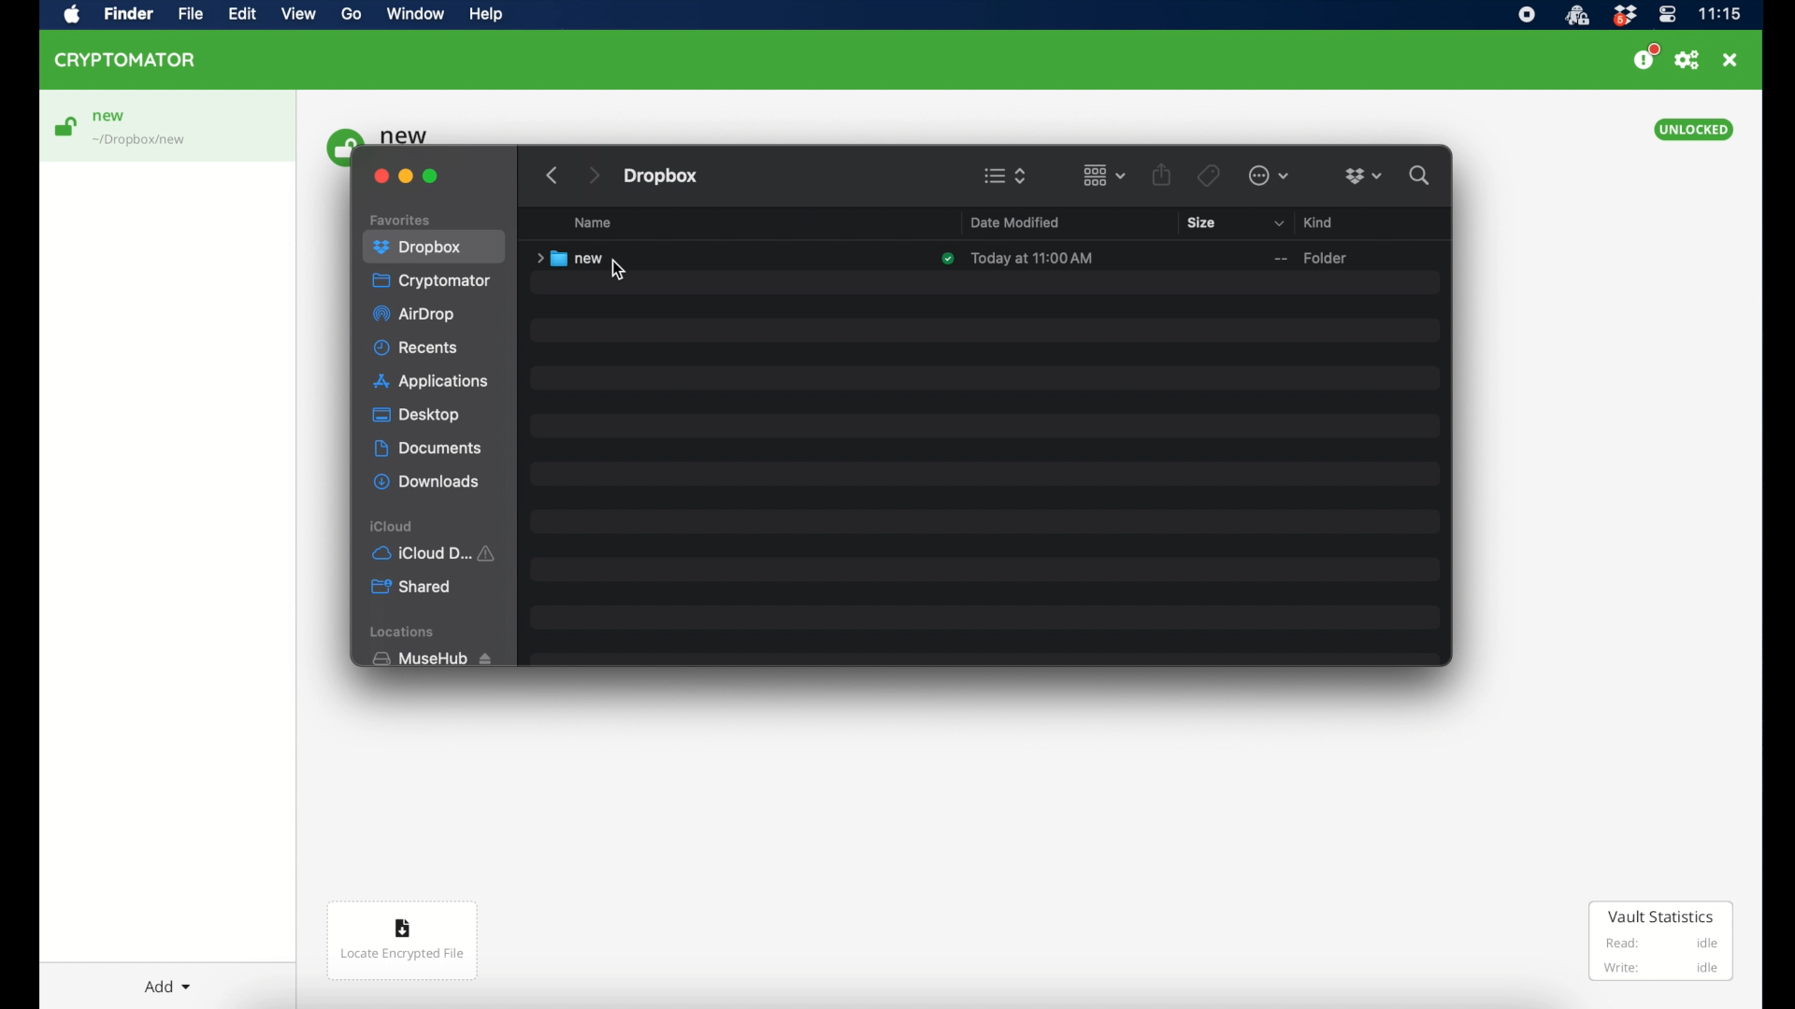 This screenshot has height=1009, width=1795. I want to click on dropbox, so click(1364, 177).